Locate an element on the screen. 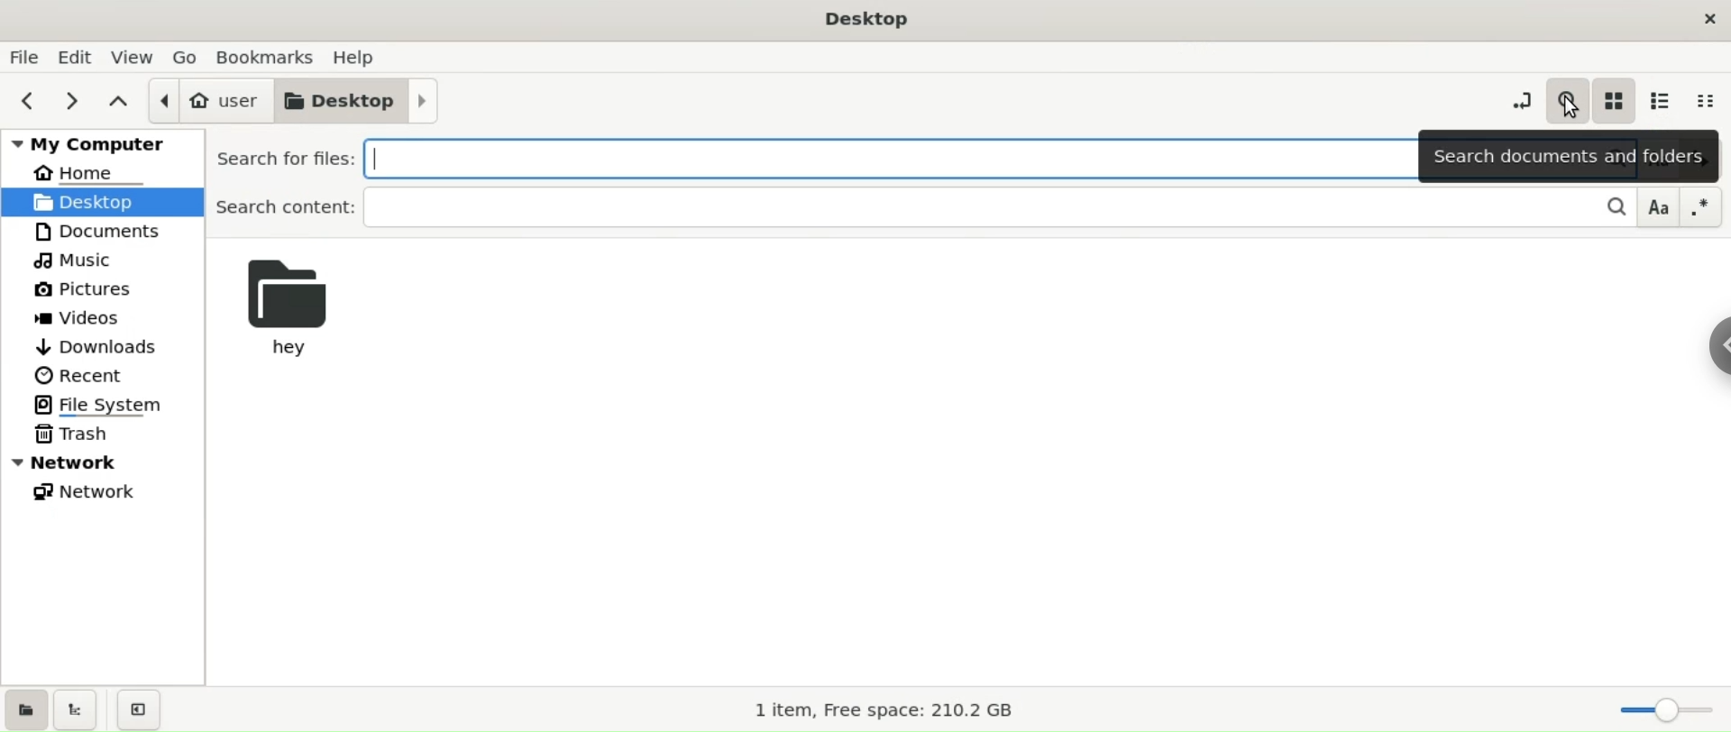  seaarch for files is located at coordinates (814, 155).